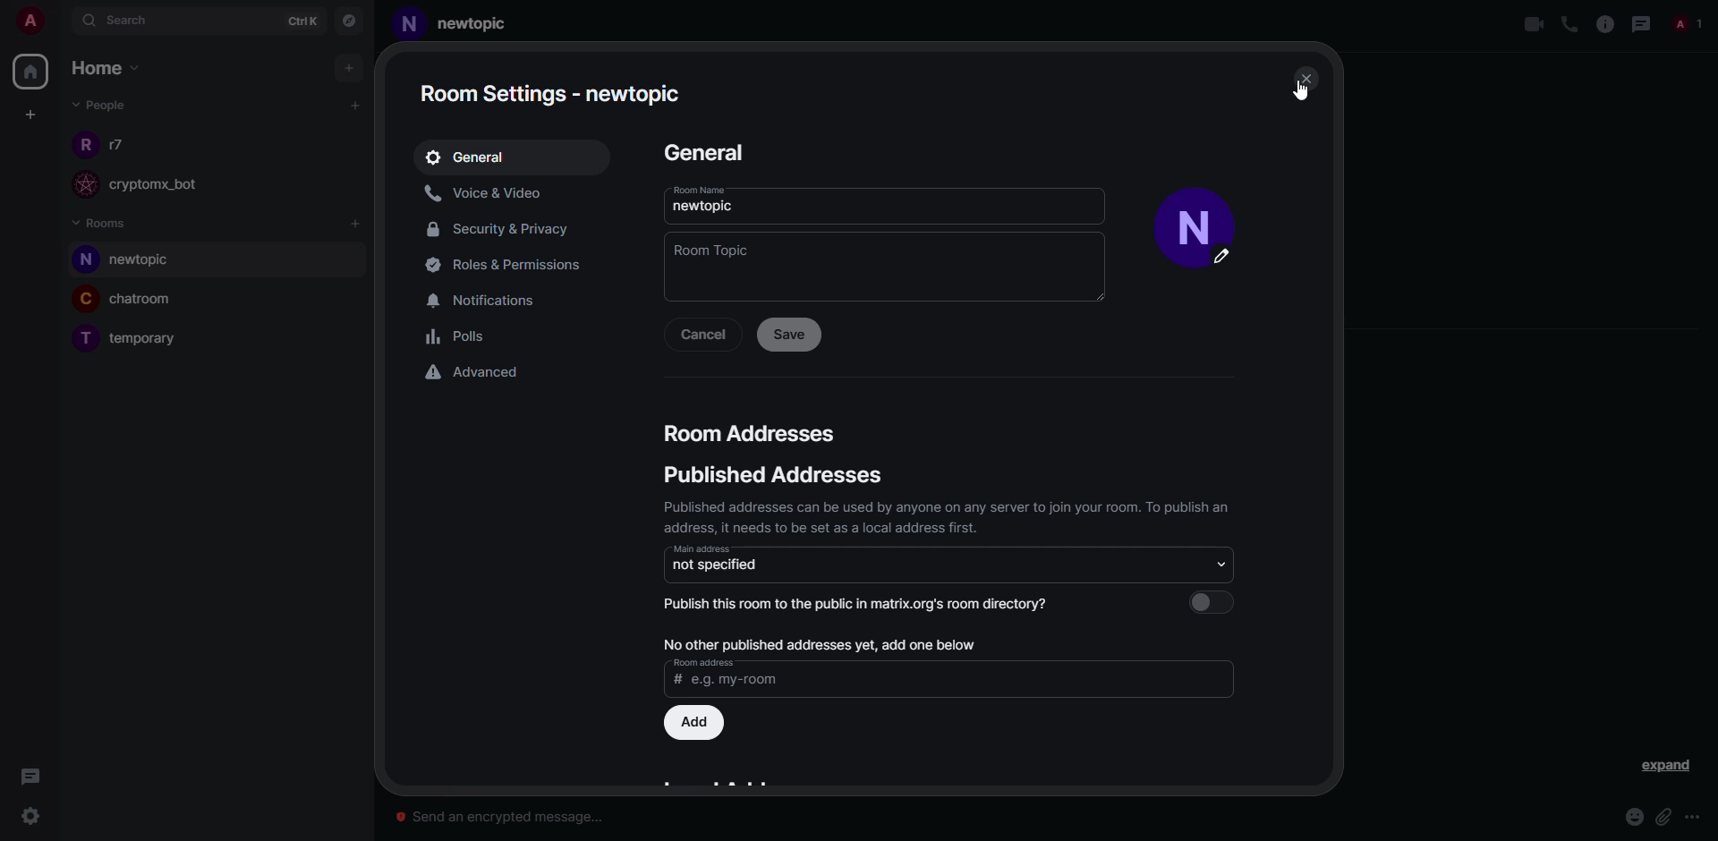  Describe the element at coordinates (1634, 817) in the screenshot. I see `emoji` at that location.